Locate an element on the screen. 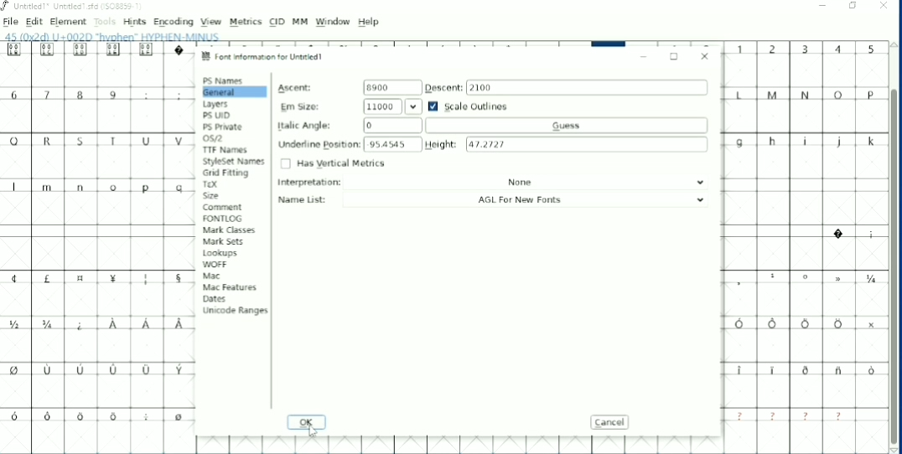  Name List is located at coordinates (496, 199).